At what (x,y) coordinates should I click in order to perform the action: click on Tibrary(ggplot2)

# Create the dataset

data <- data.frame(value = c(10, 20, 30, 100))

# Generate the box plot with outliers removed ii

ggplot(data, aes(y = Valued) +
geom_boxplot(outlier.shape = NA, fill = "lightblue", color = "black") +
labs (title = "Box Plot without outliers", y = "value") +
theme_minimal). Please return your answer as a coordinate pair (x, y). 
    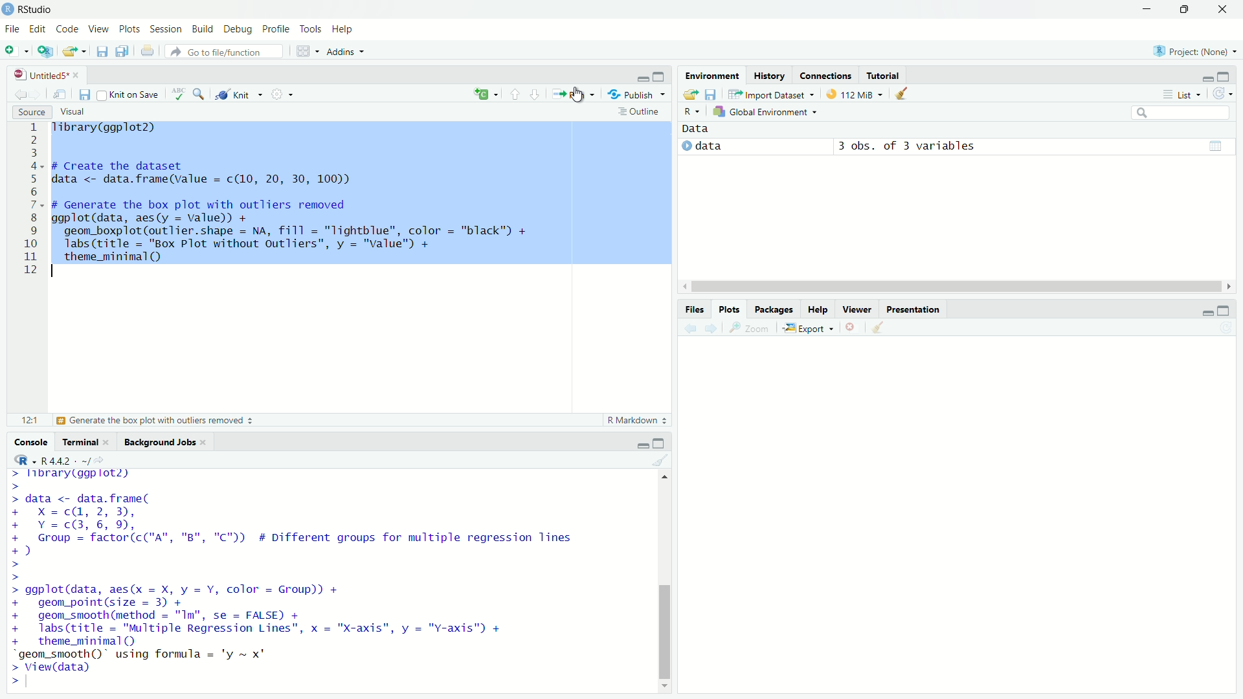
    Looking at the image, I should click on (360, 191).